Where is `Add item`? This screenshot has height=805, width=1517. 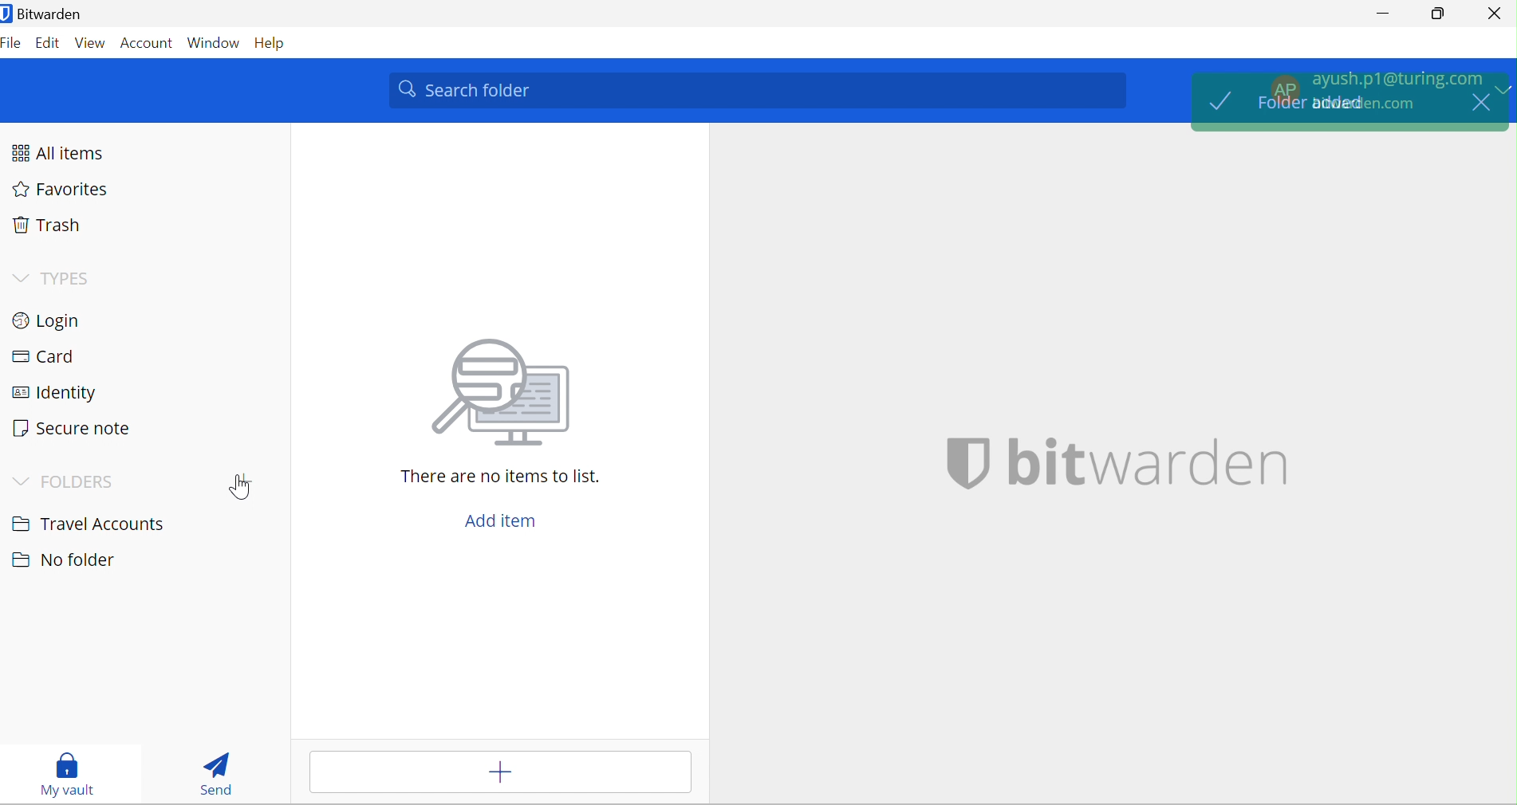
Add item is located at coordinates (499, 773).